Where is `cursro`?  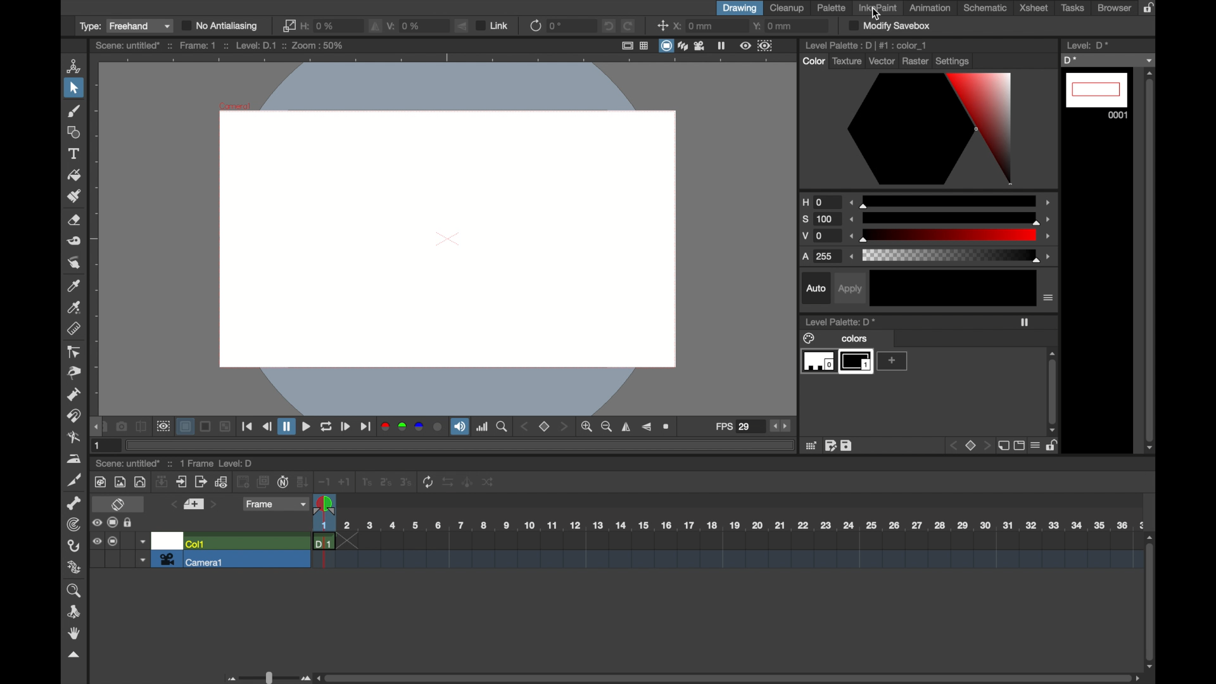
cursro is located at coordinates (876, 14).